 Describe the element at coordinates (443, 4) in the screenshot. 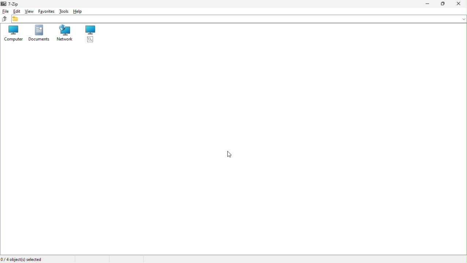

I see `Restore` at that location.